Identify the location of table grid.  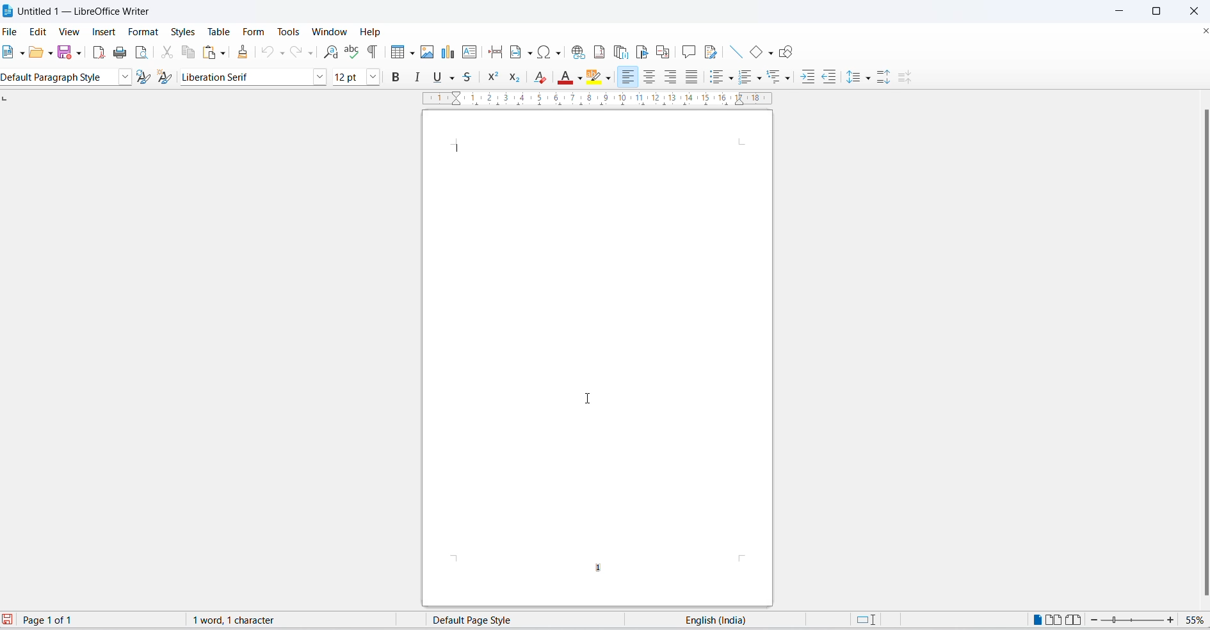
(410, 53).